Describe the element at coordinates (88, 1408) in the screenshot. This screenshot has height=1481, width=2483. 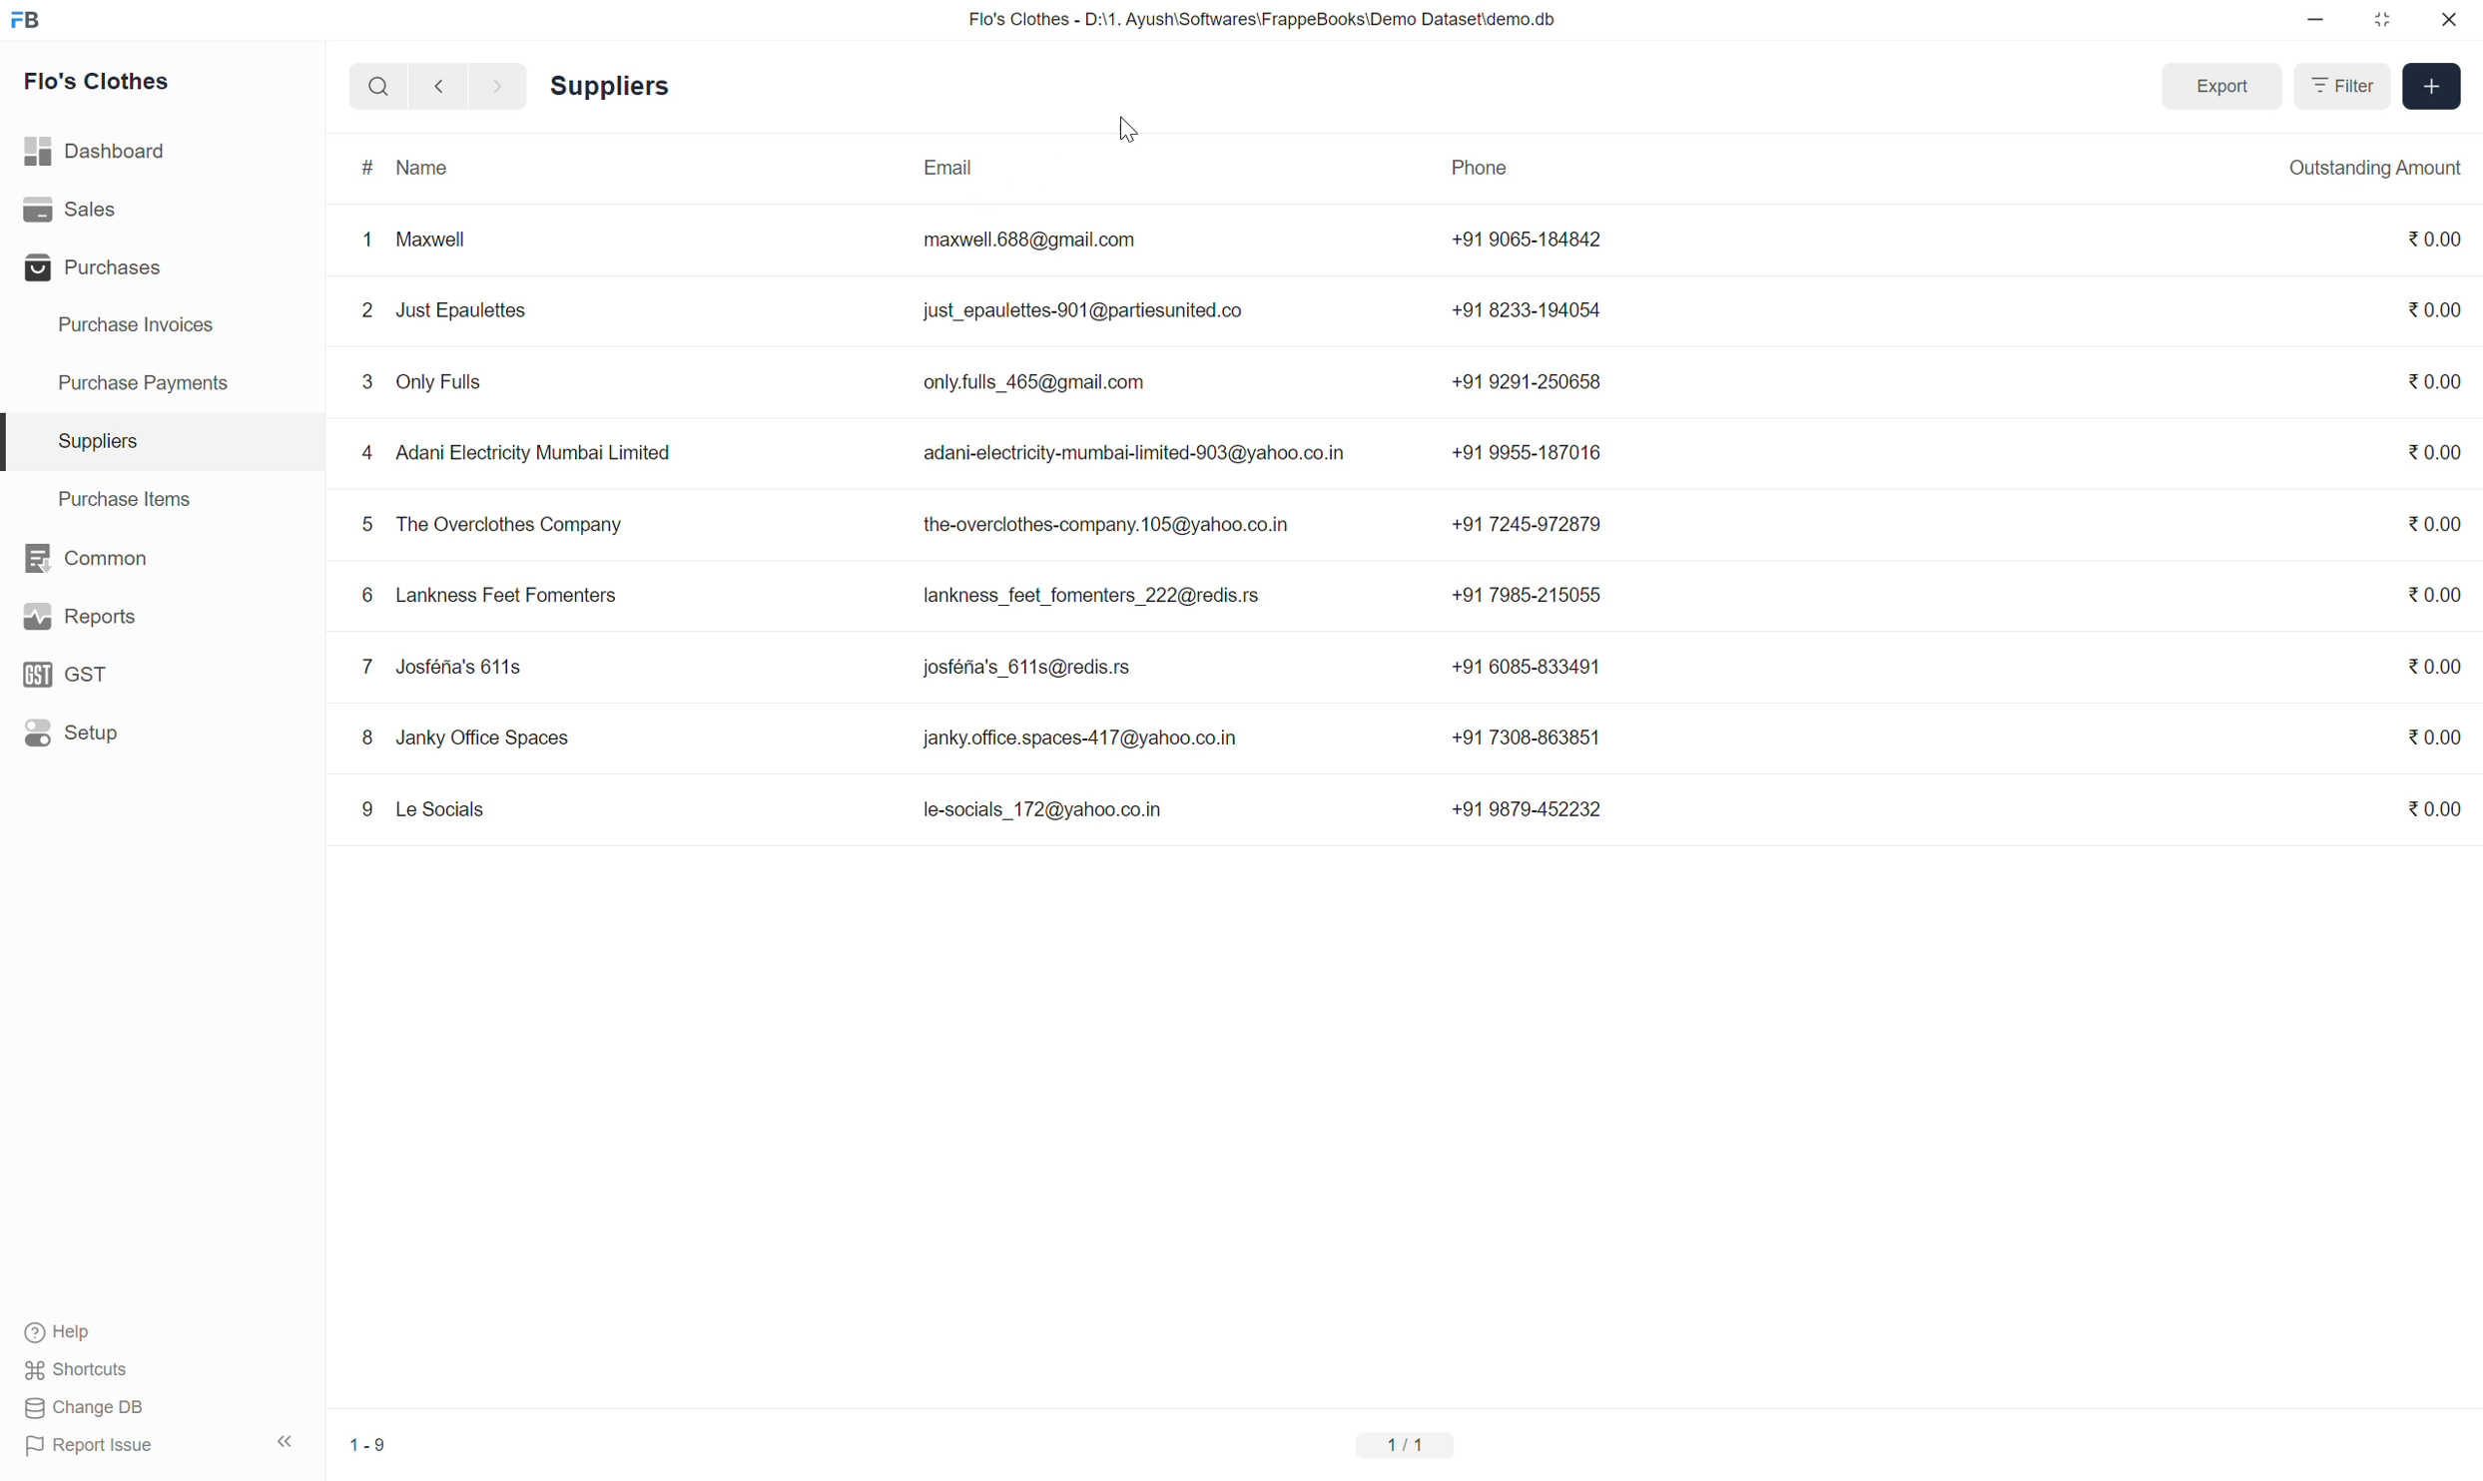
I see `Change DB` at that location.